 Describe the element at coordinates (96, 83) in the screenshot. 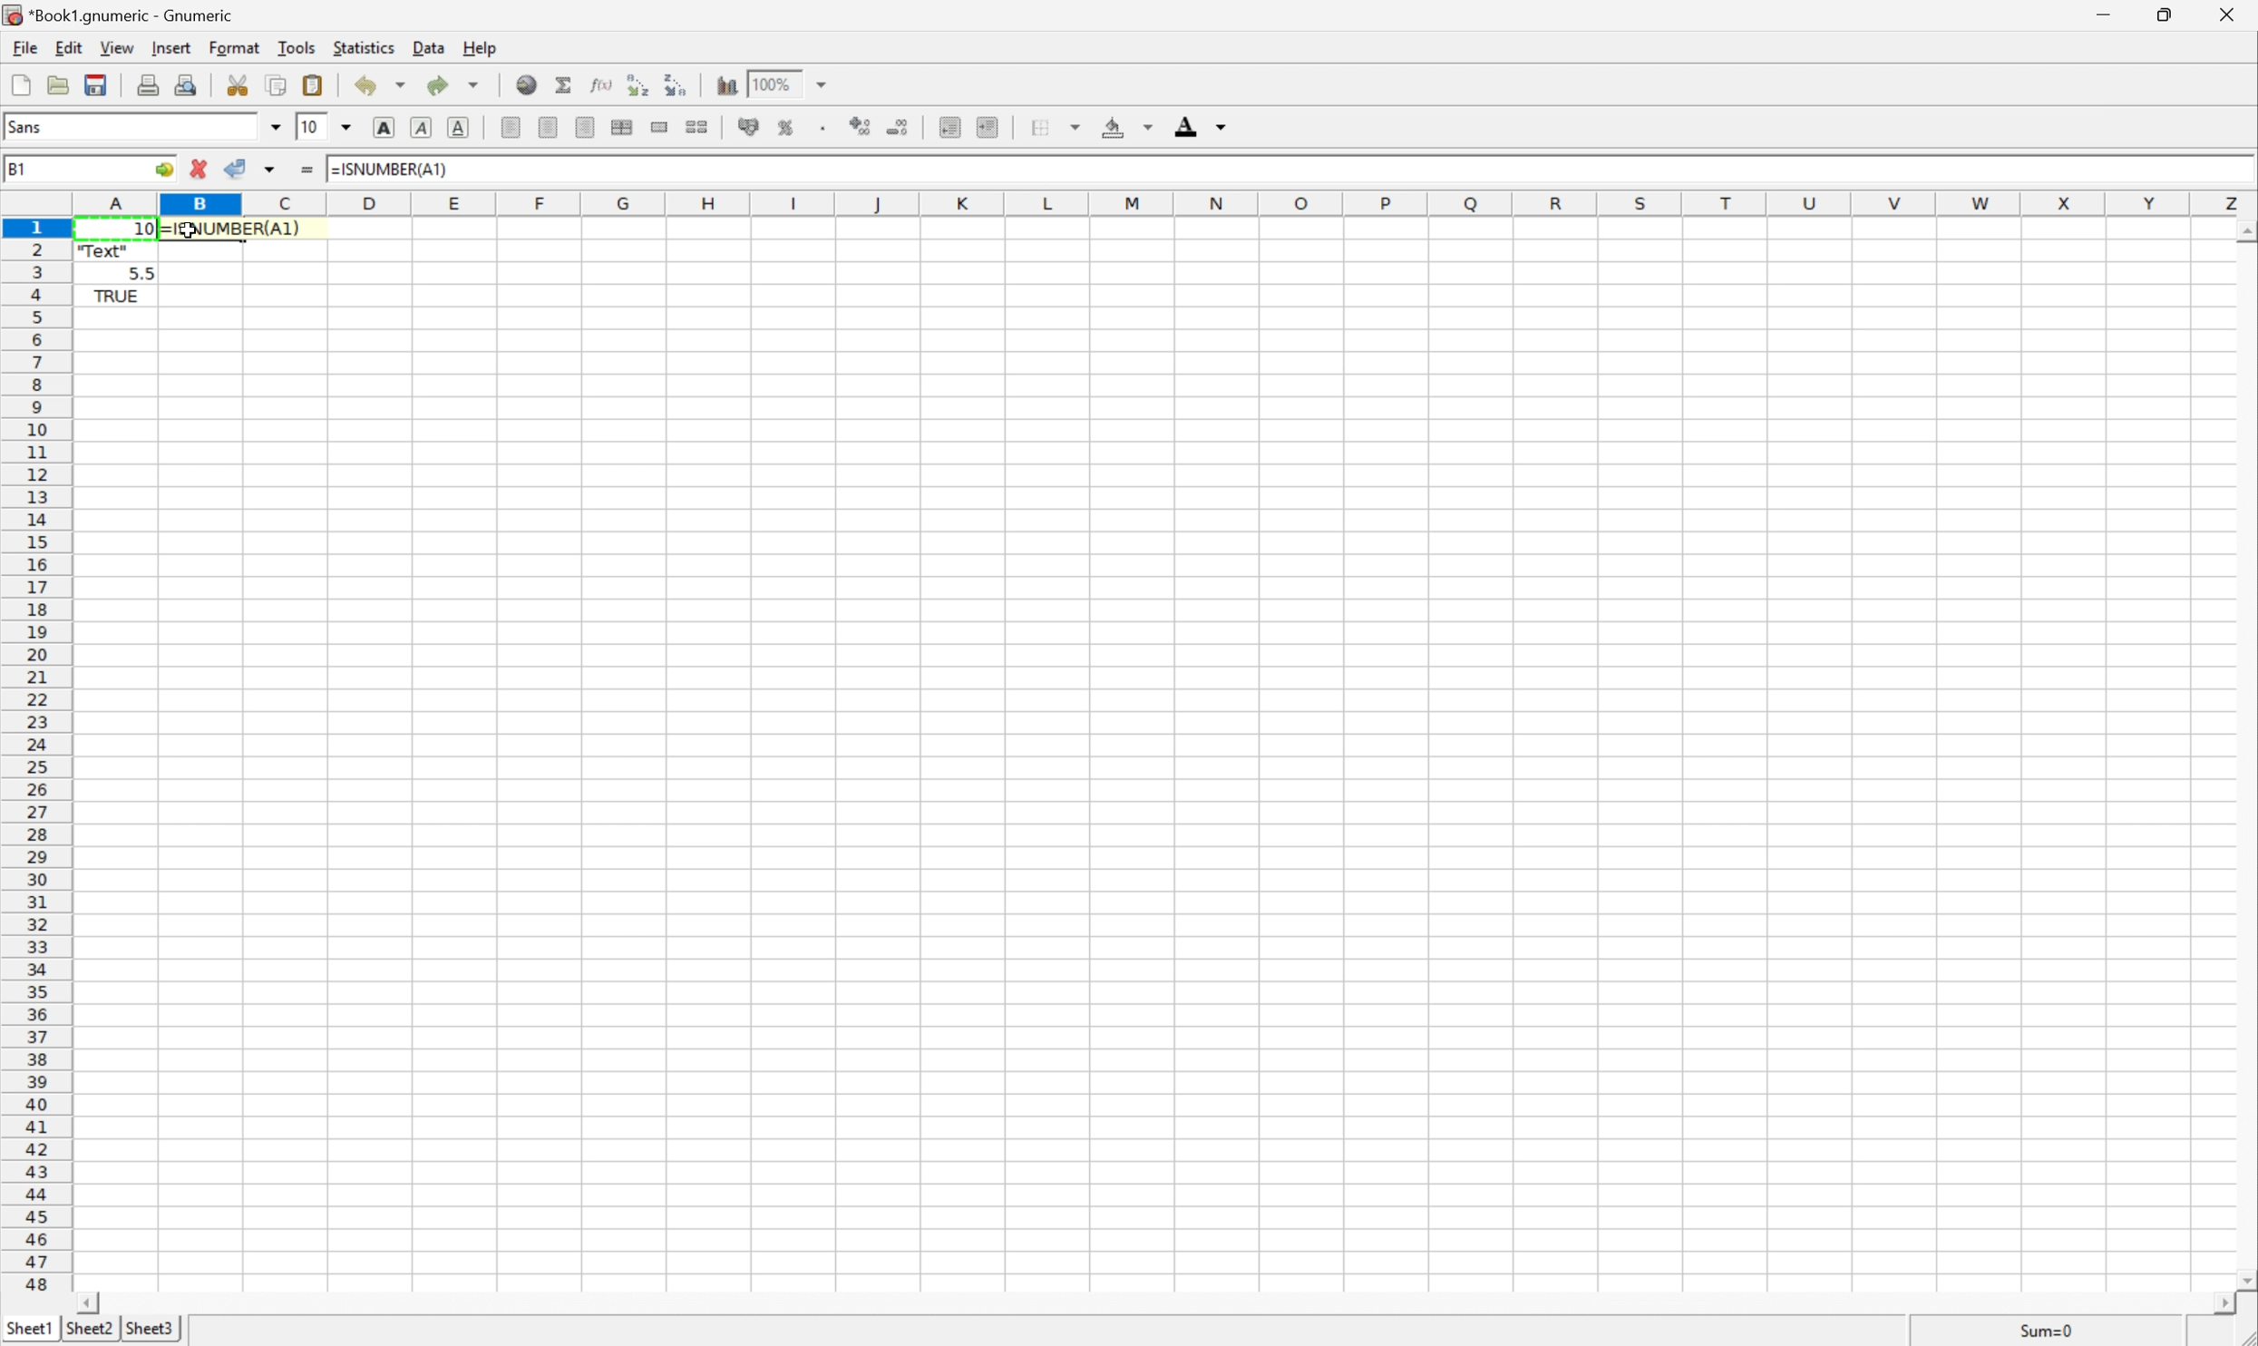

I see `Save current workbook` at that location.